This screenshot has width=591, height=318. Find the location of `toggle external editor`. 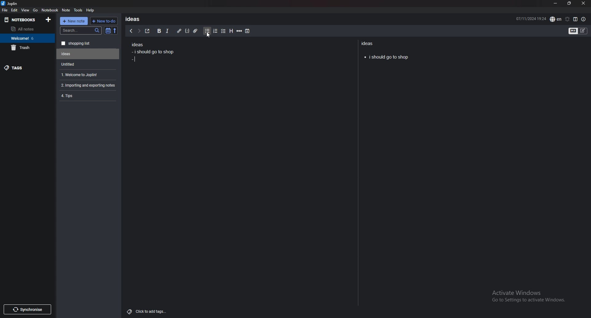

toggle external editor is located at coordinates (147, 31).